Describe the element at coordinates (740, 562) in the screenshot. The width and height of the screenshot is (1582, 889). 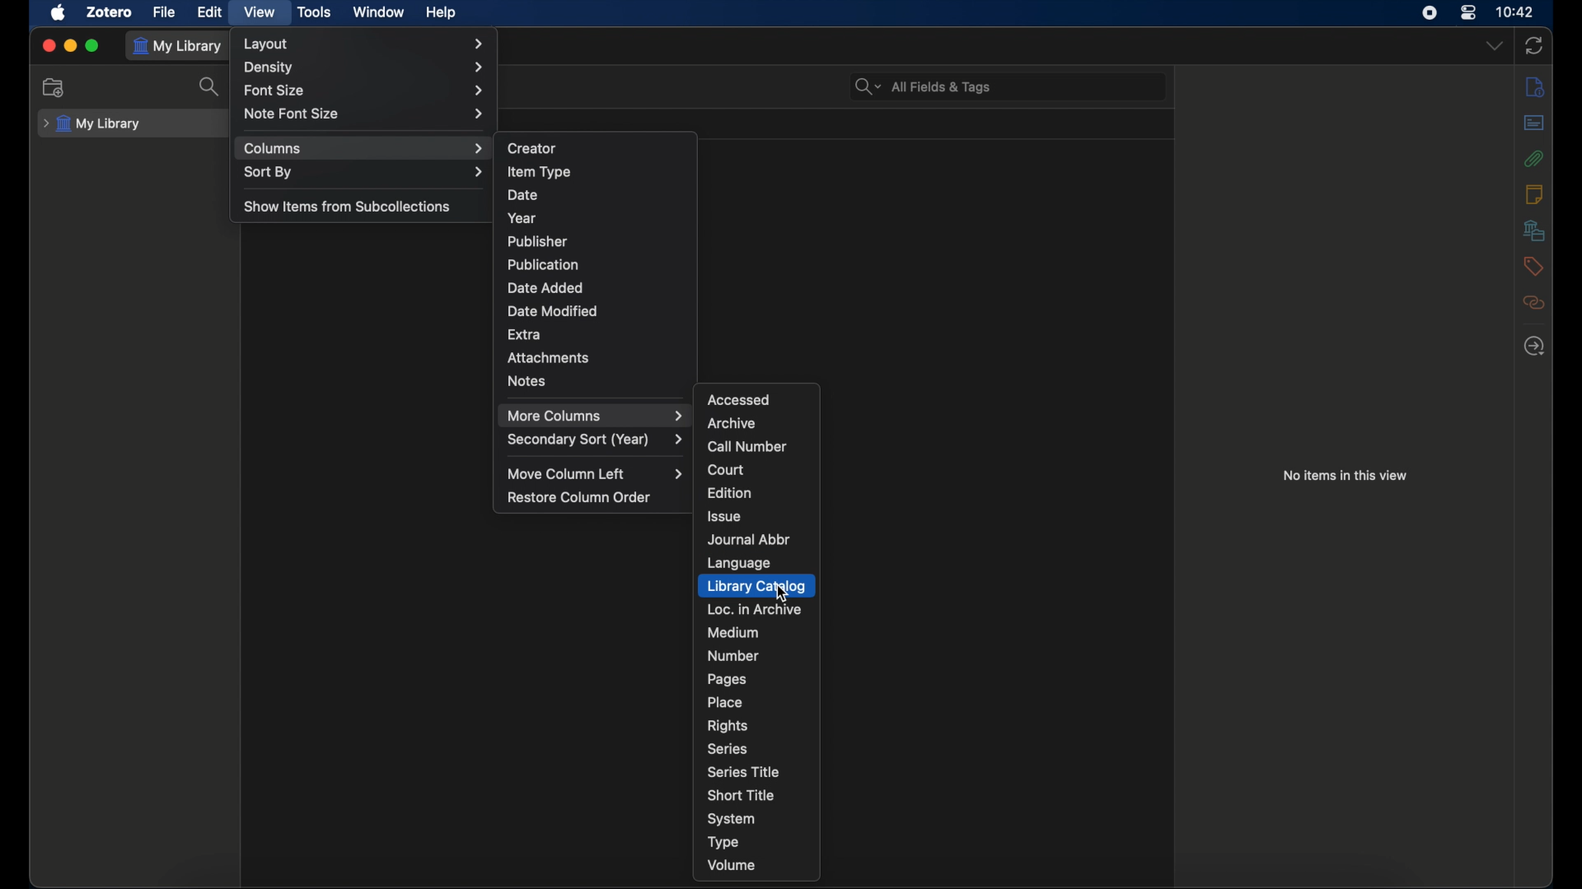
I see `language` at that location.